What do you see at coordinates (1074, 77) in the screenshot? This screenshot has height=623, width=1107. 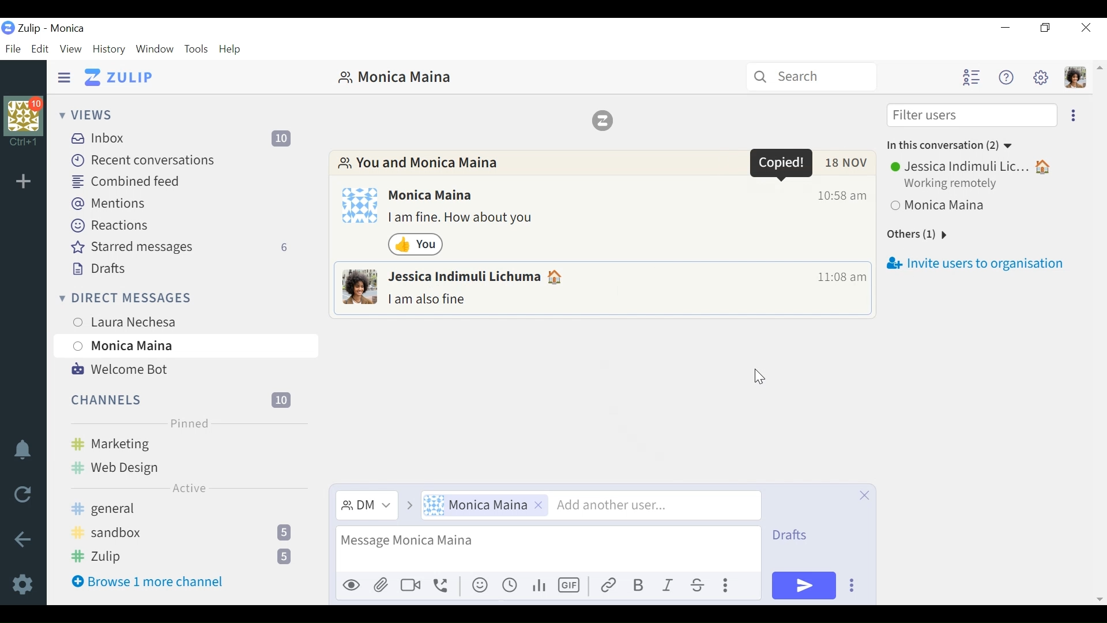 I see `Personal menu` at bounding box center [1074, 77].